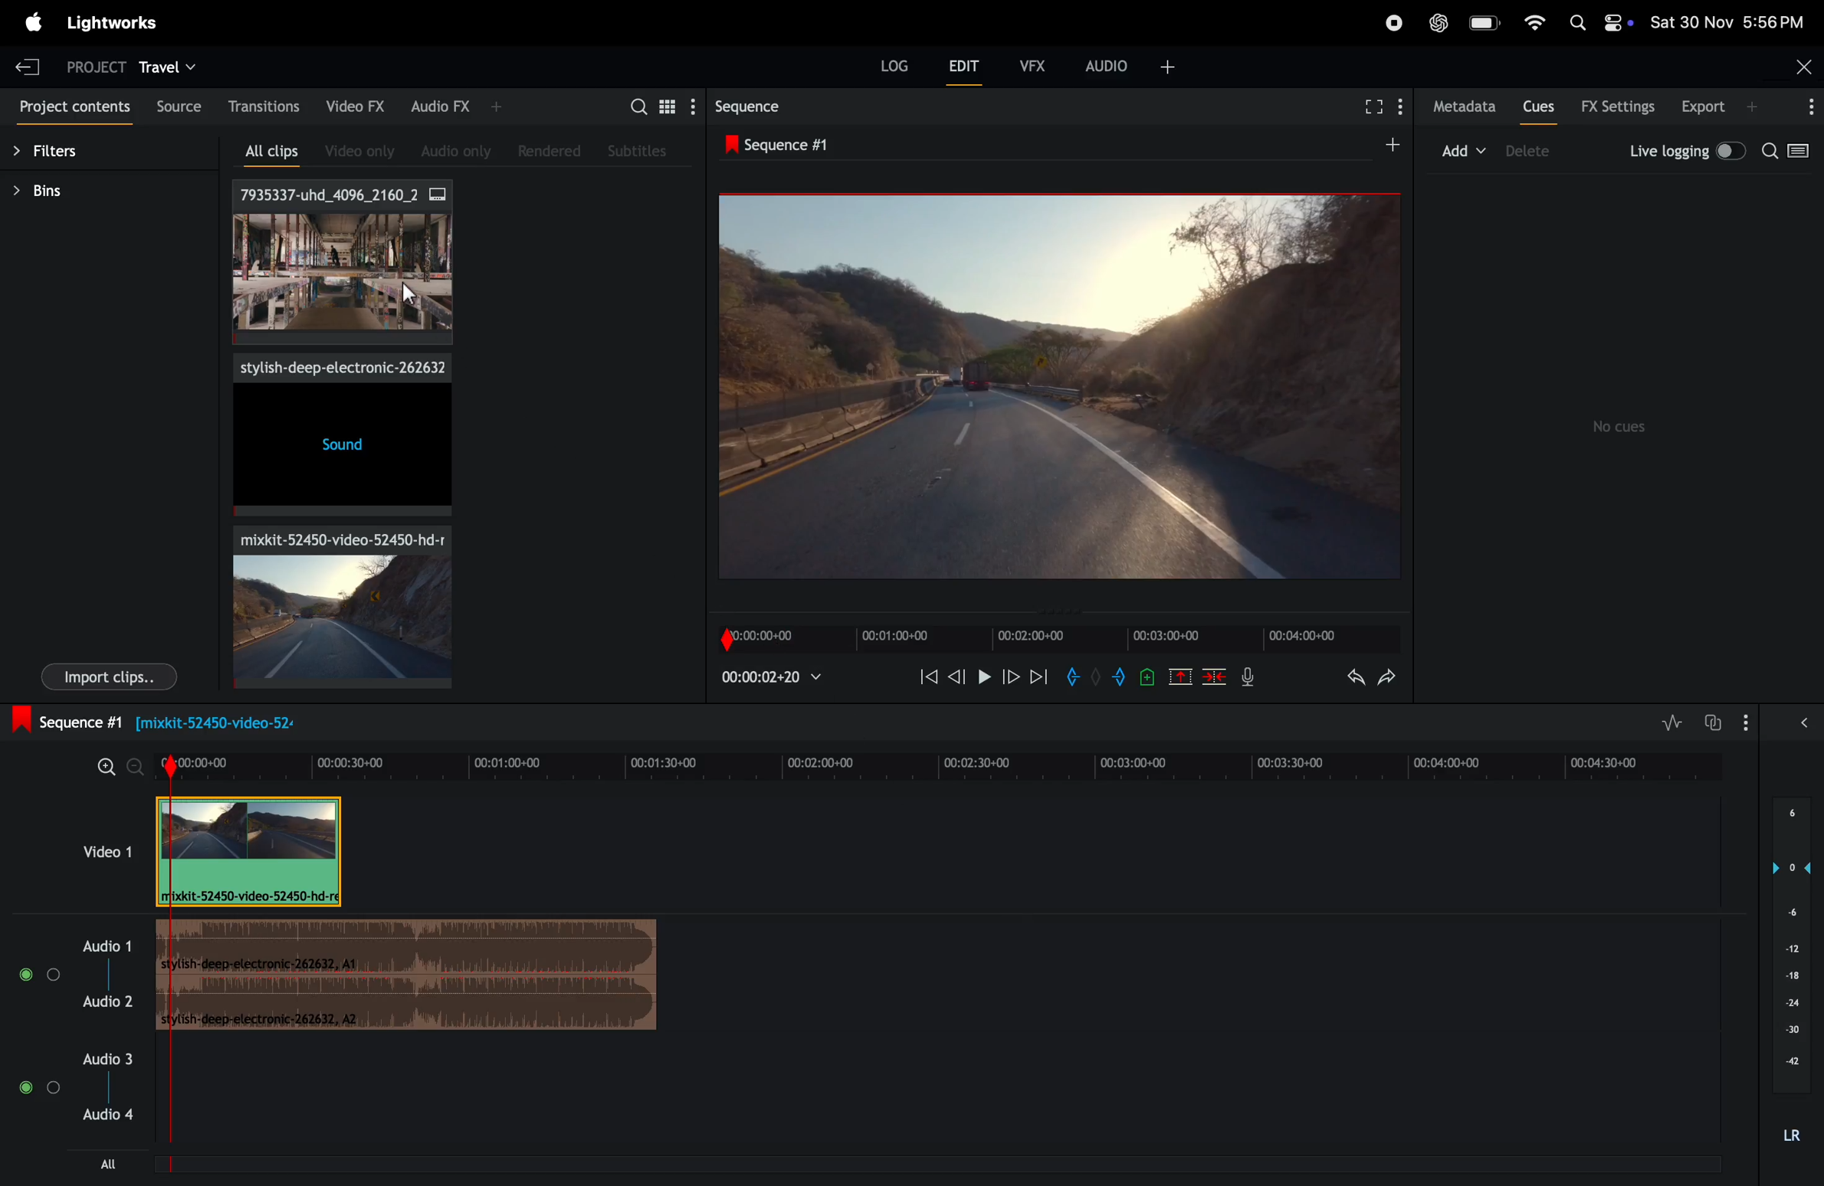 The height and width of the screenshot is (1186, 1824). Describe the element at coordinates (264, 107) in the screenshot. I see `transactions` at that location.